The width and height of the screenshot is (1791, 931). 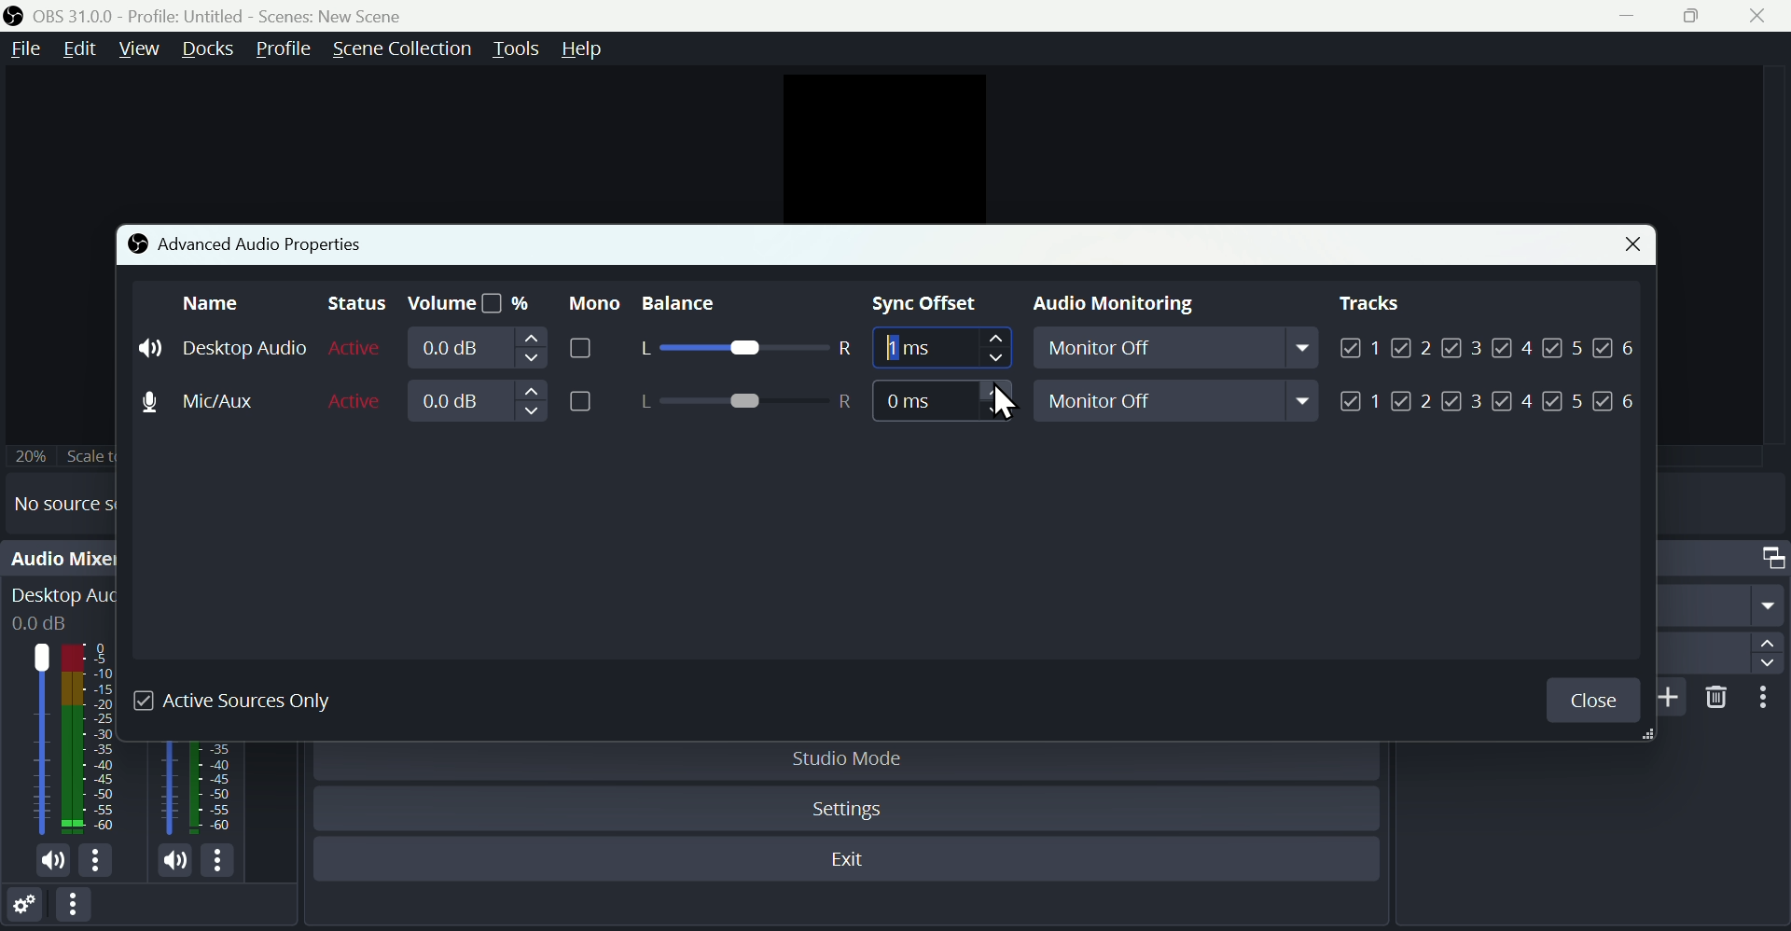 What do you see at coordinates (14, 16) in the screenshot?
I see `OBS Studio Desktop icon` at bounding box center [14, 16].